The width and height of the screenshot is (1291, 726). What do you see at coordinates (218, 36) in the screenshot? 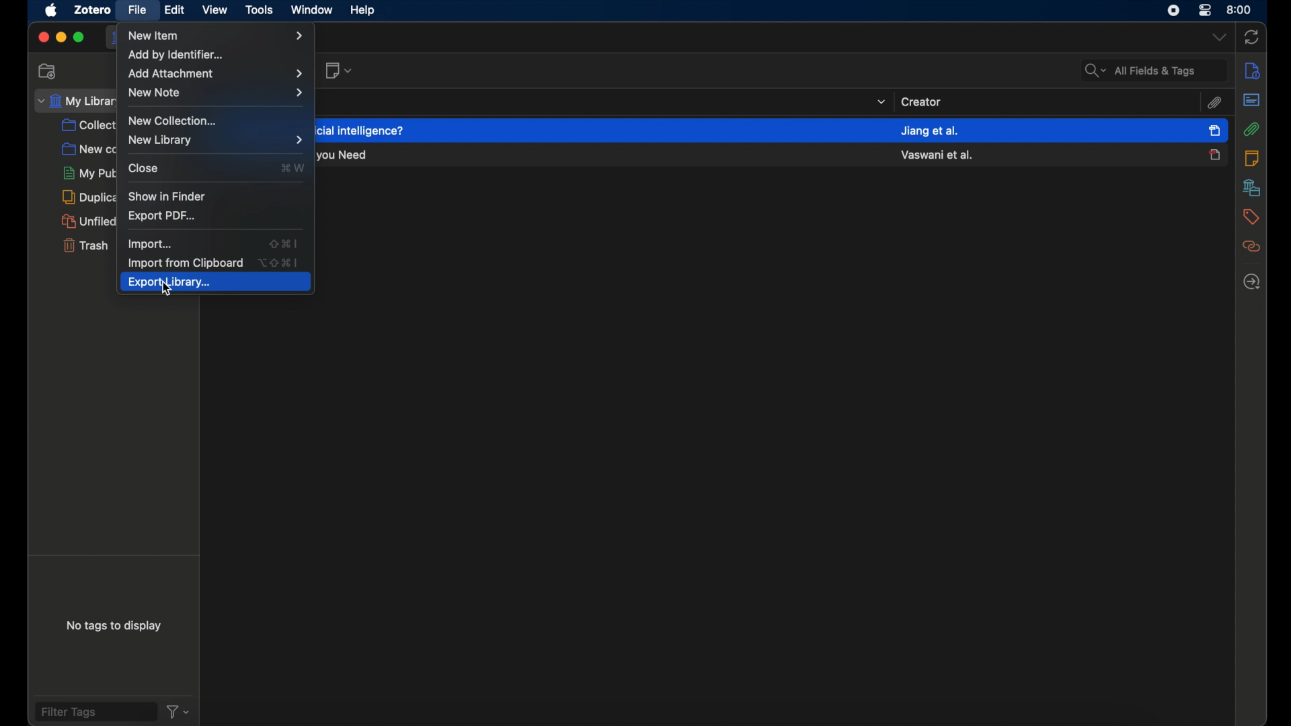
I see `new item menu` at bounding box center [218, 36].